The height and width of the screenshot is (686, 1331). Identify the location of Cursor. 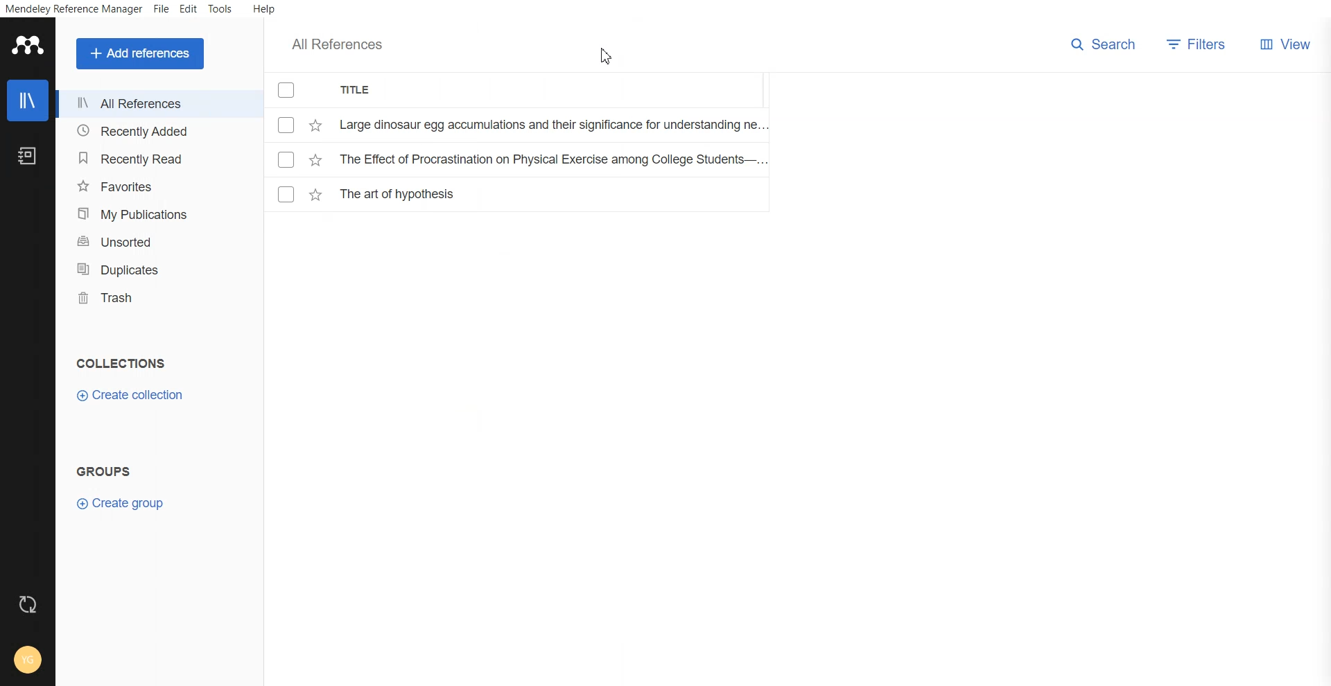
(606, 55).